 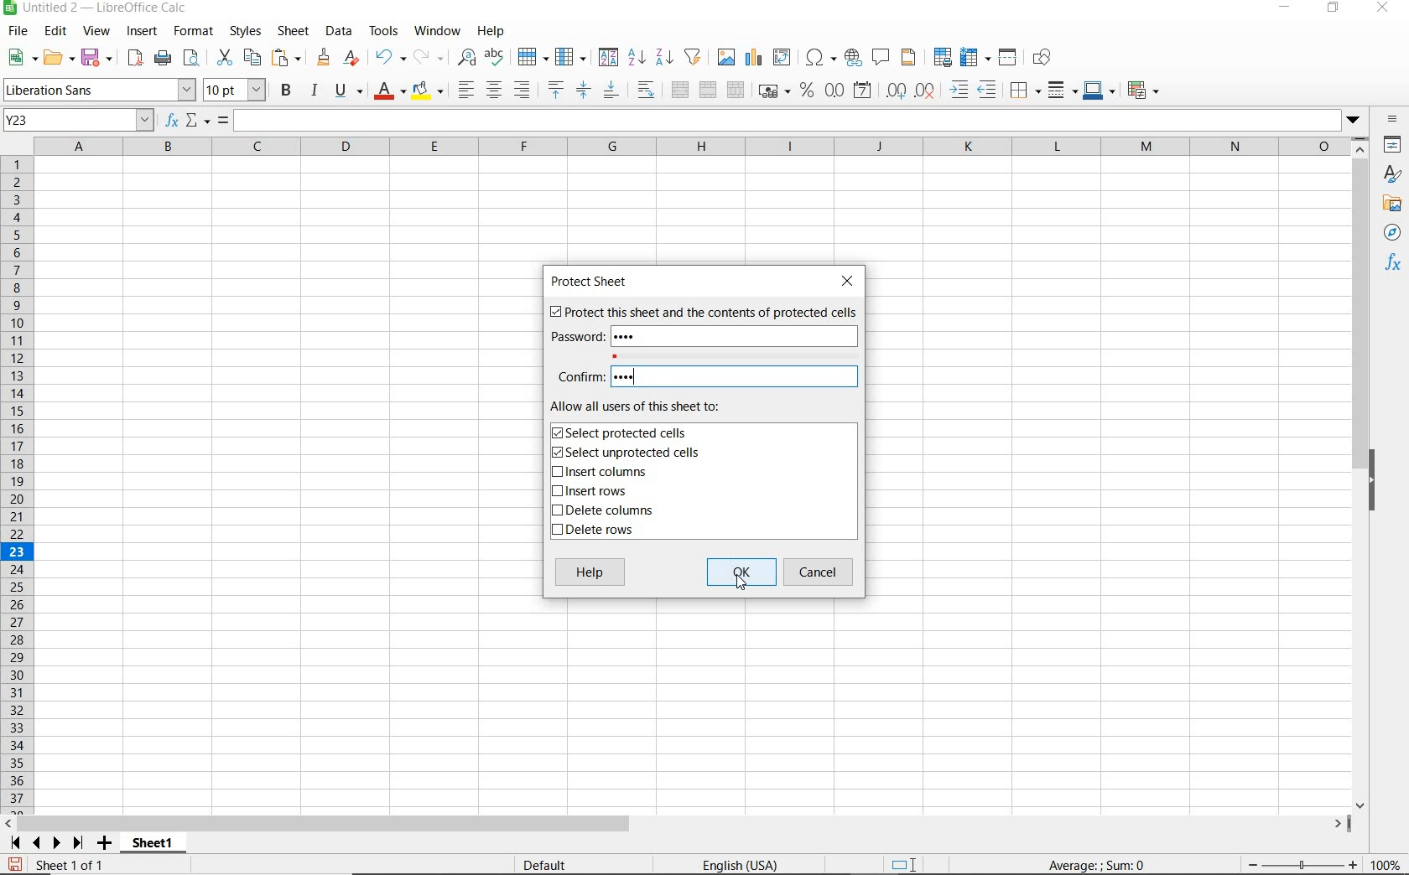 I want to click on PROTECT THIS SHEET AND THE CONTENTS OF PROTECTED CELLS, so click(x=702, y=313).